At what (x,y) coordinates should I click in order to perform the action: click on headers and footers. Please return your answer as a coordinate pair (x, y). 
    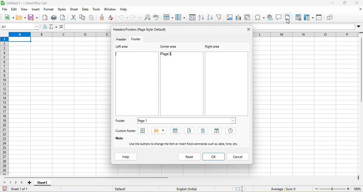
    Looking at the image, I should click on (287, 17).